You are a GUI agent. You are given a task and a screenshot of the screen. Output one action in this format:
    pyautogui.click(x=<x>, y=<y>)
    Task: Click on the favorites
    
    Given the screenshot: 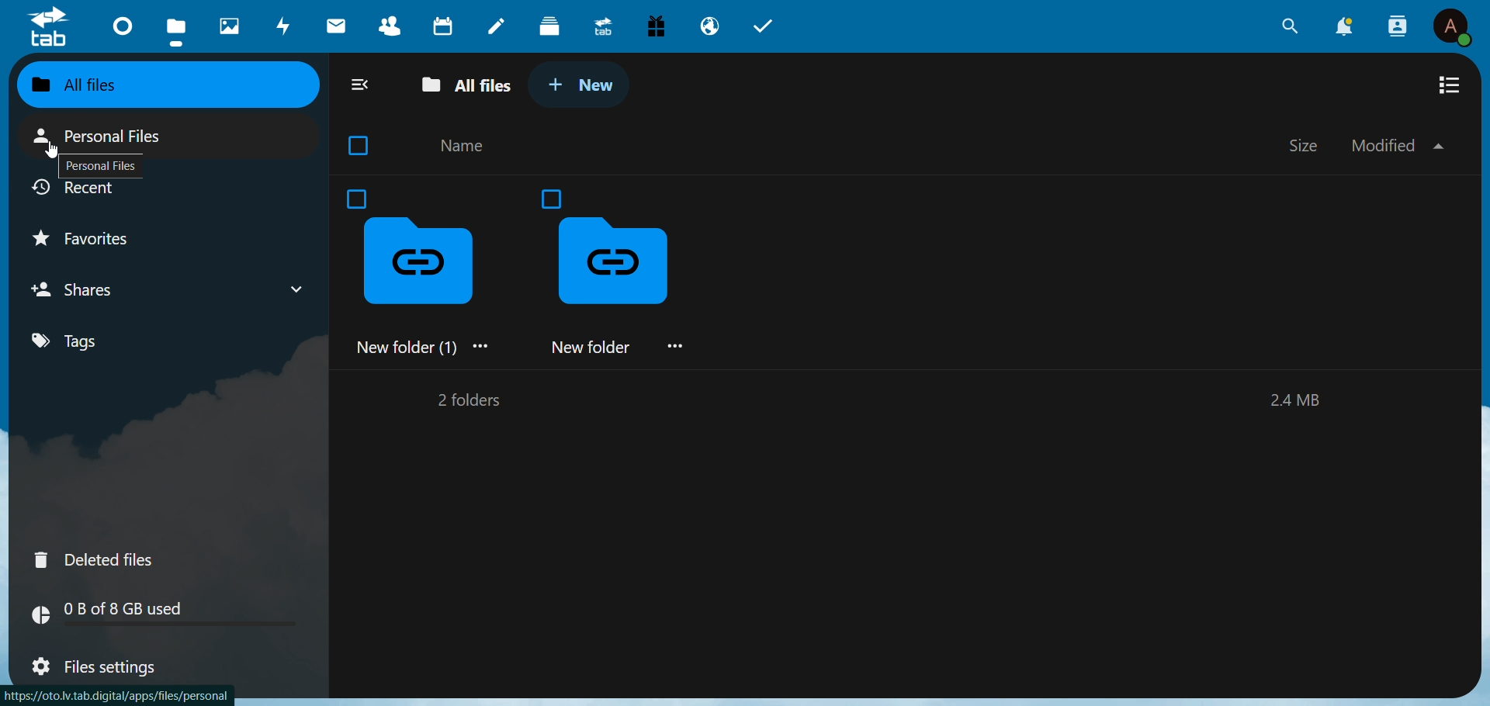 What is the action you would take?
    pyautogui.click(x=99, y=240)
    